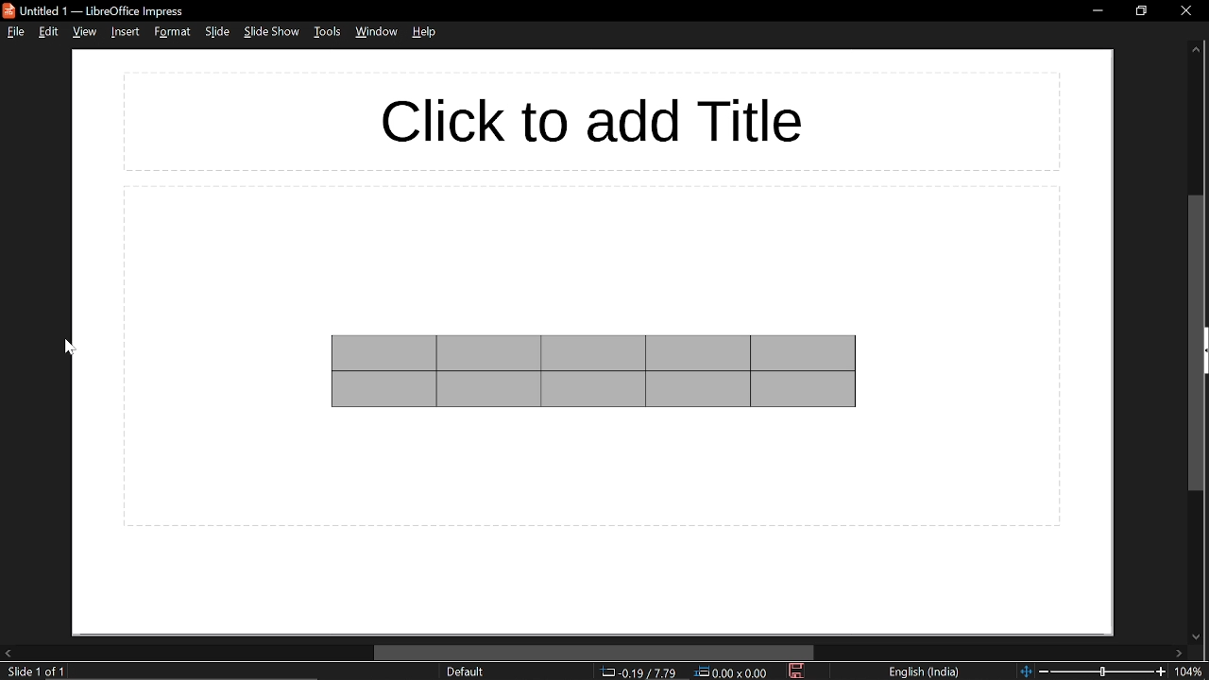  I want to click on close, so click(1181, 11).